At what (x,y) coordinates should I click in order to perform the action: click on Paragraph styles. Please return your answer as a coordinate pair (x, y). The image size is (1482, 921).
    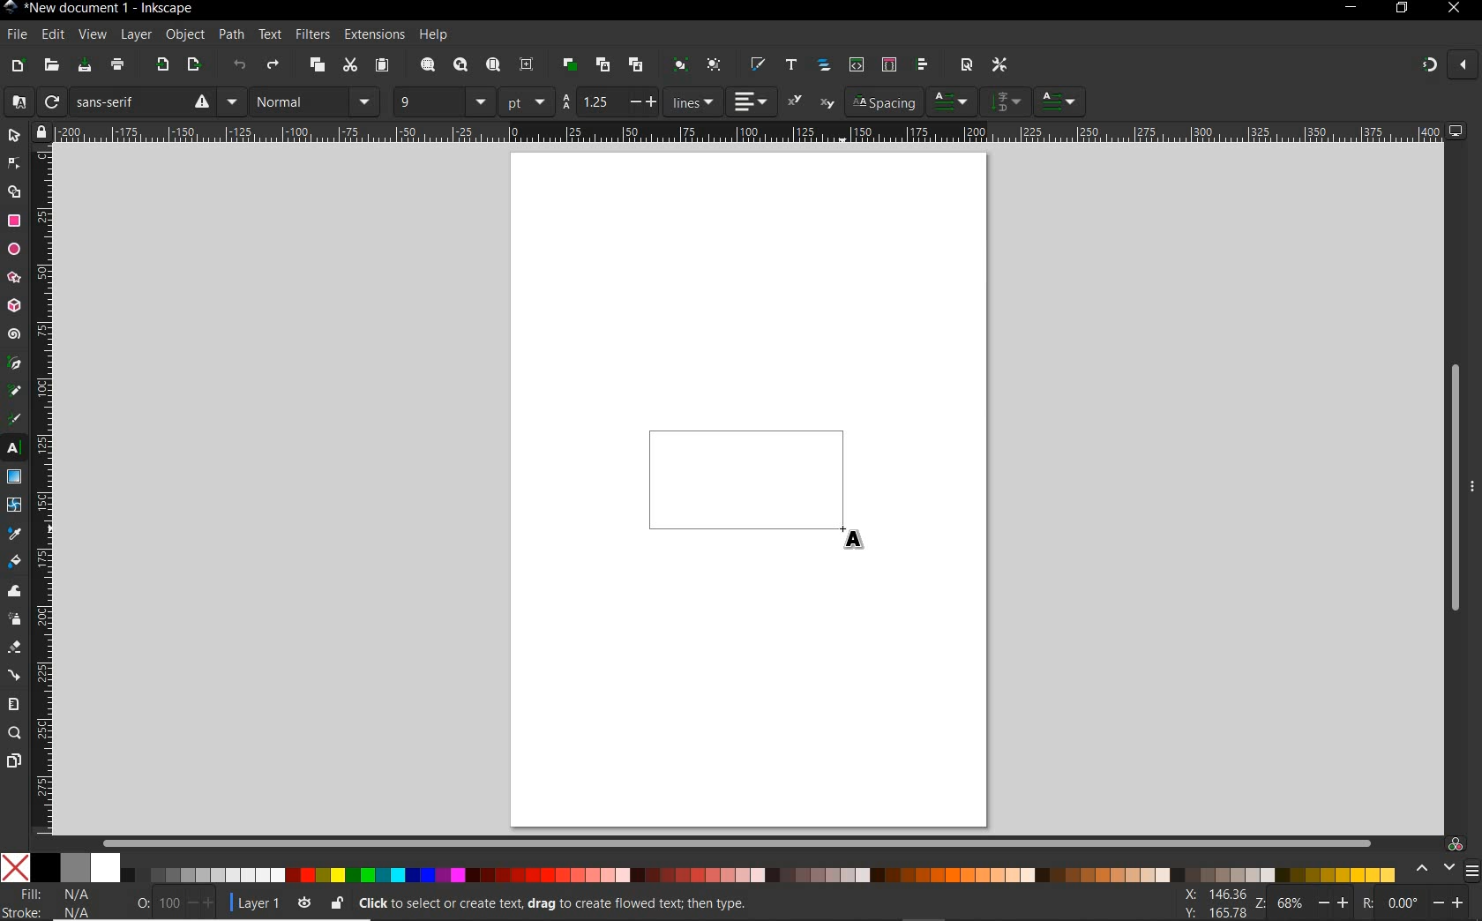
    Looking at the image, I should click on (953, 101).